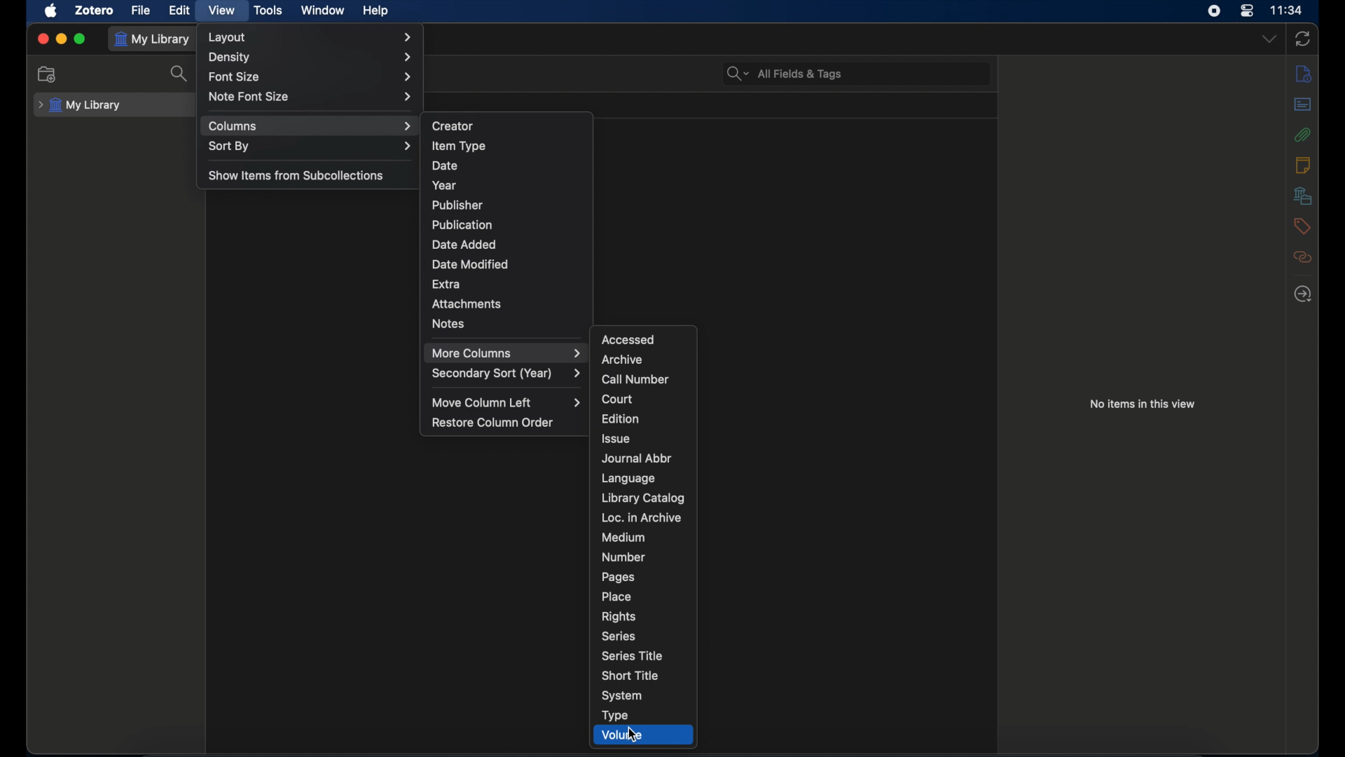  I want to click on call number, so click(635, 379).